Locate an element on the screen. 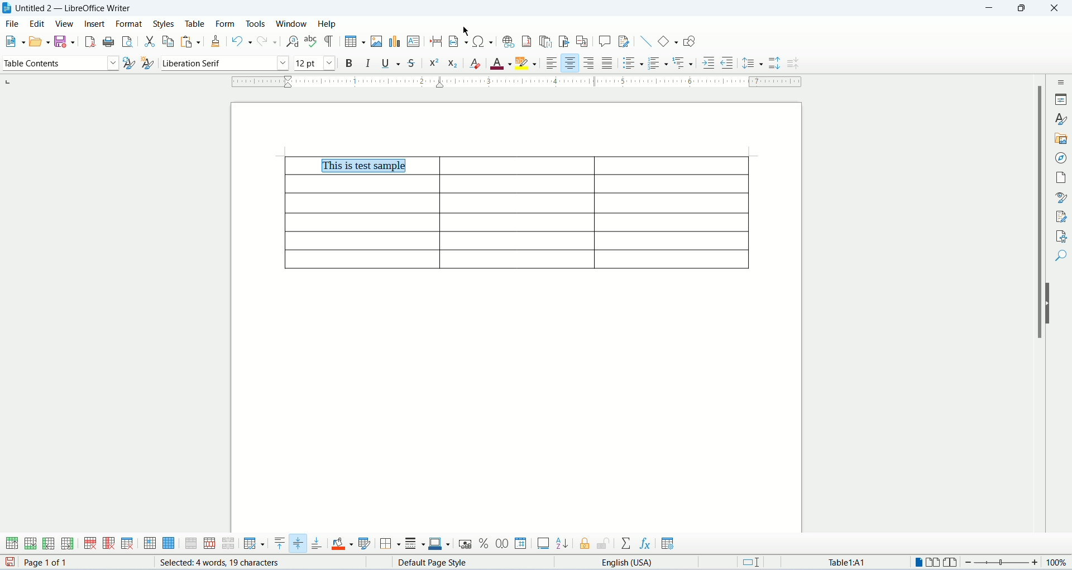 This screenshot has height=570, width=1072. print is located at coordinates (109, 42).